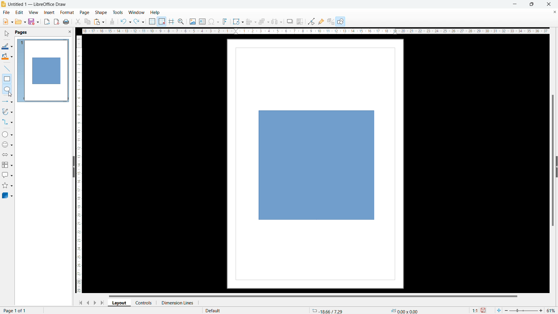 The width and height of the screenshot is (558, 314). Describe the element at coordinates (162, 21) in the screenshot. I see `snap to grid` at that location.